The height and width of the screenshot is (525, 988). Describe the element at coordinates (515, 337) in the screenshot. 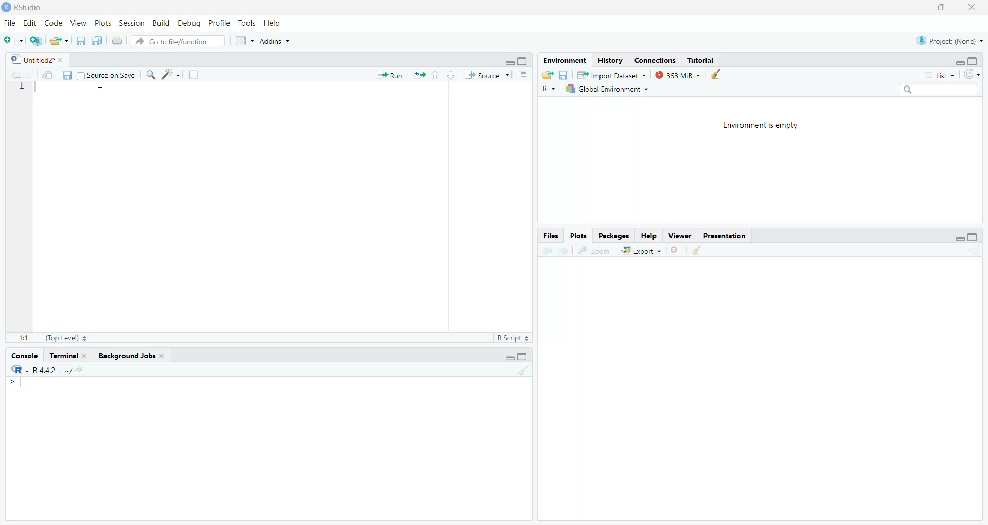

I see `R Script 3` at that location.